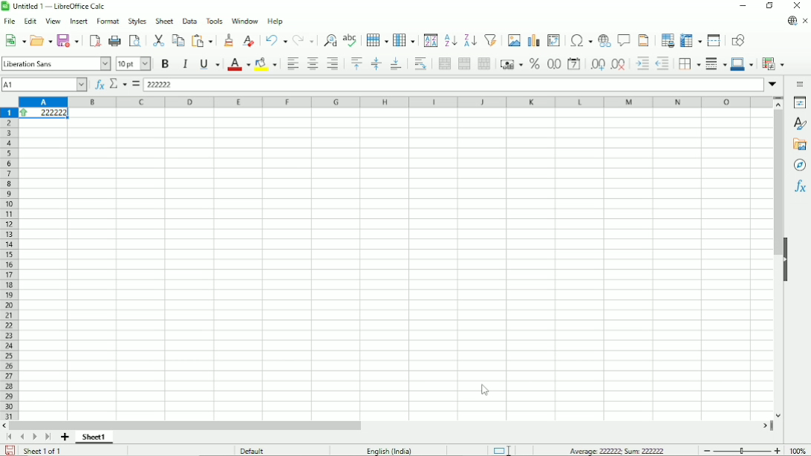 This screenshot has height=456, width=811. Describe the element at coordinates (777, 450) in the screenshot. I see `Zoom in` at that location.